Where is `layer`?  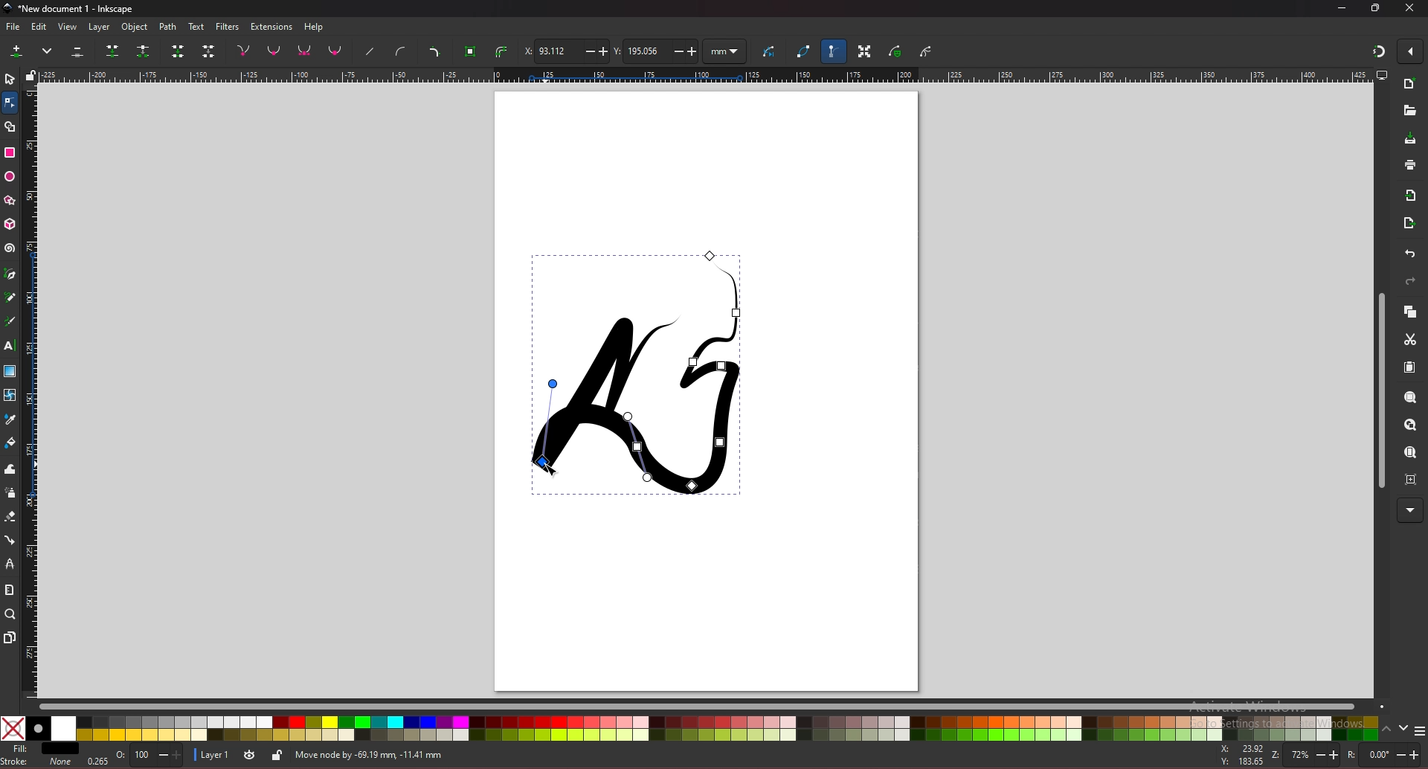
layer is located at coordinates (213, 755).